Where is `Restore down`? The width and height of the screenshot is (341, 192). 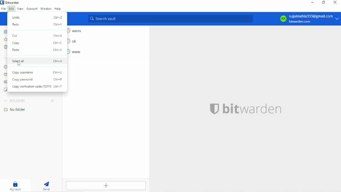
Restore down is located at coordinates (324, 3).